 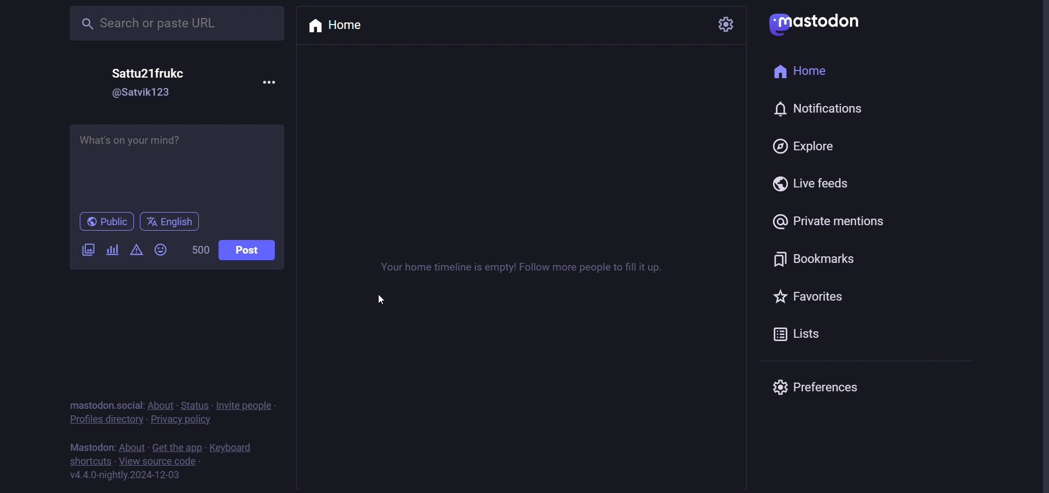 I want to click on preferences, so click(x=828, y=384).